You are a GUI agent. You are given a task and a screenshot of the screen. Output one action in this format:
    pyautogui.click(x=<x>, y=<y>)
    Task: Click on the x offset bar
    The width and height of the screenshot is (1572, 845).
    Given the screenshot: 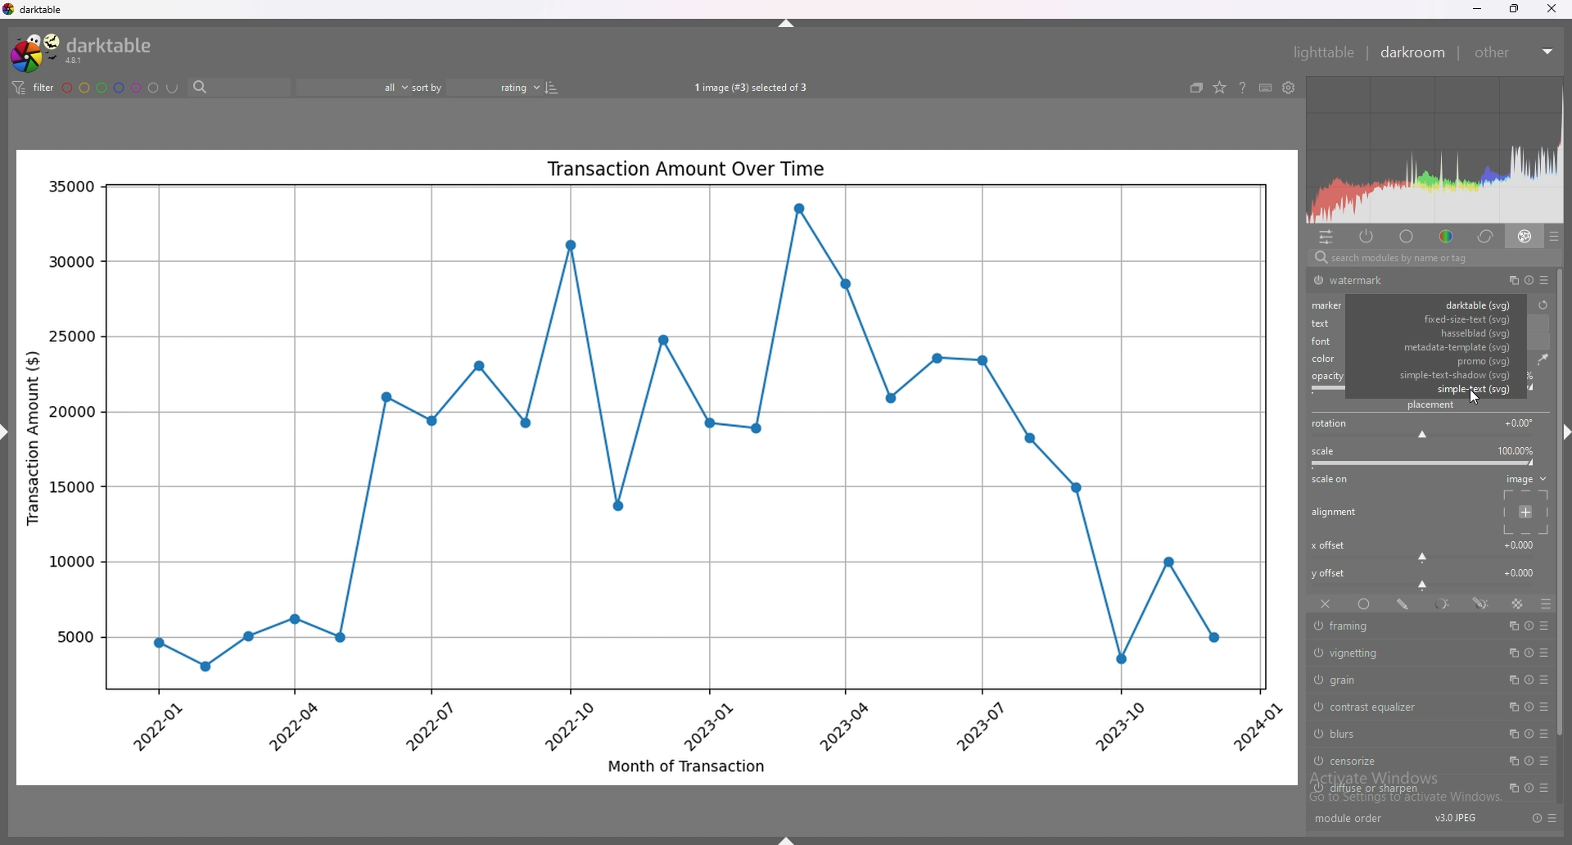 What is the action you would take?
    pyautogui.click(x=1424, y=558)
    